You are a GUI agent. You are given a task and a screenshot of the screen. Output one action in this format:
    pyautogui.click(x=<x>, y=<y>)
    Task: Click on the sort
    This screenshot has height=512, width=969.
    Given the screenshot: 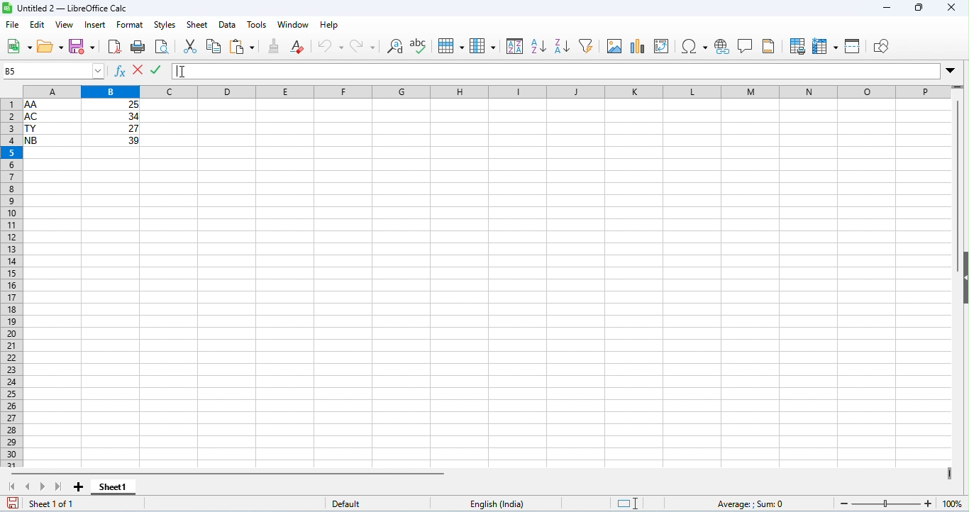 What is the action you would take?
    pyautogui.click(x=516, y=46)
    